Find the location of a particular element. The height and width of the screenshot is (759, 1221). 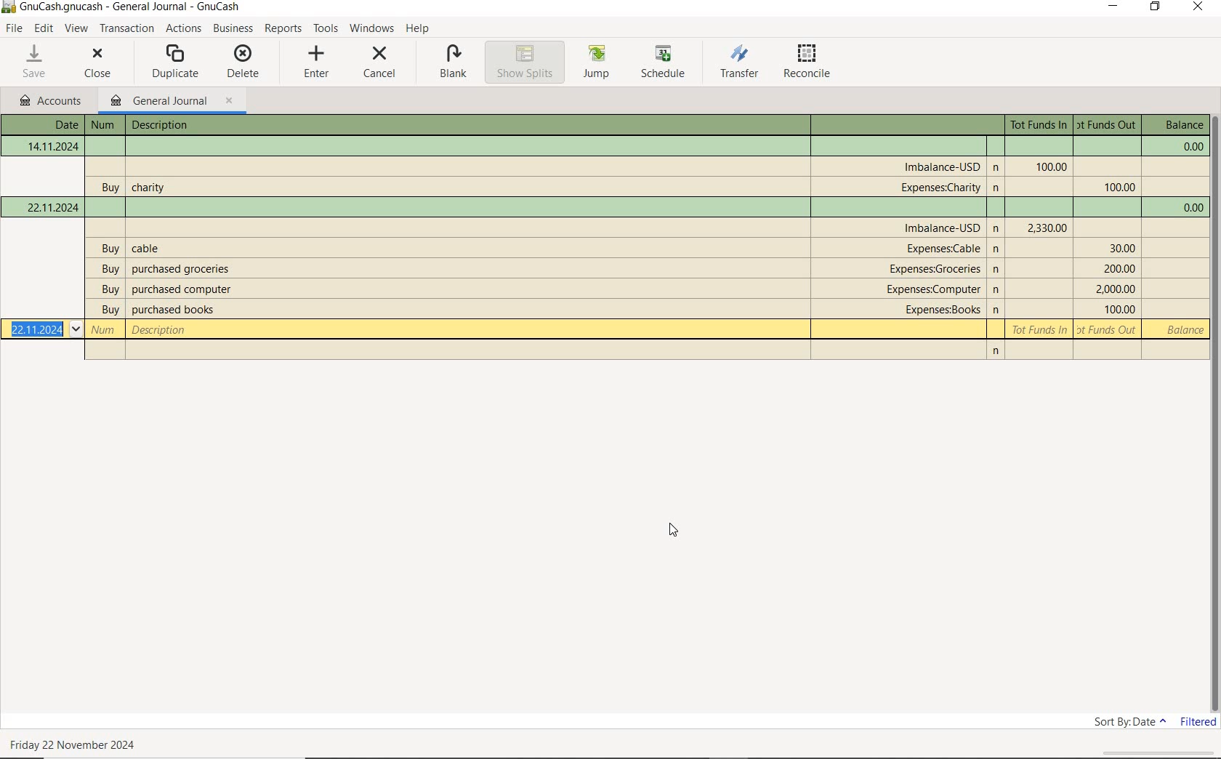

account is located at coordinates (943, 228).